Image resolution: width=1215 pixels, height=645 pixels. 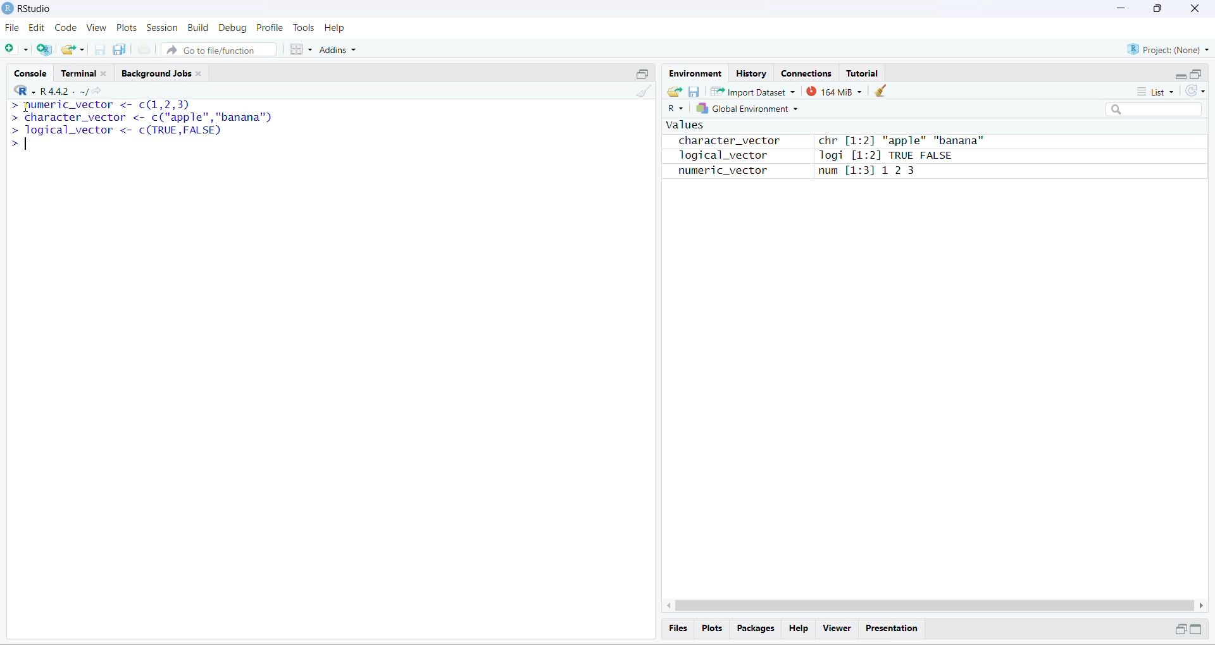 I want to click on save all open document, so click(x=120, y=49).